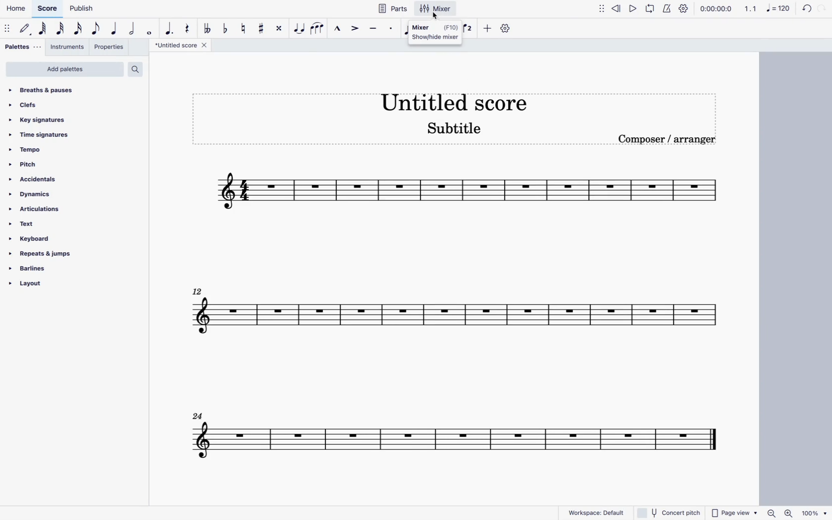  I want to click on publish, so click(83, 8).